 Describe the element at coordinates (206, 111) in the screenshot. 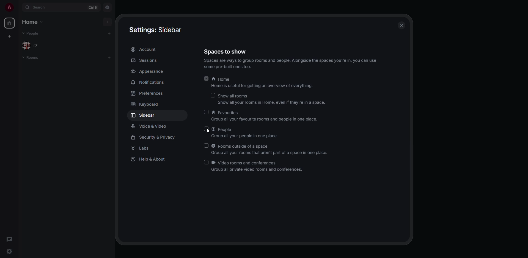

I see `click to enable` at that location.